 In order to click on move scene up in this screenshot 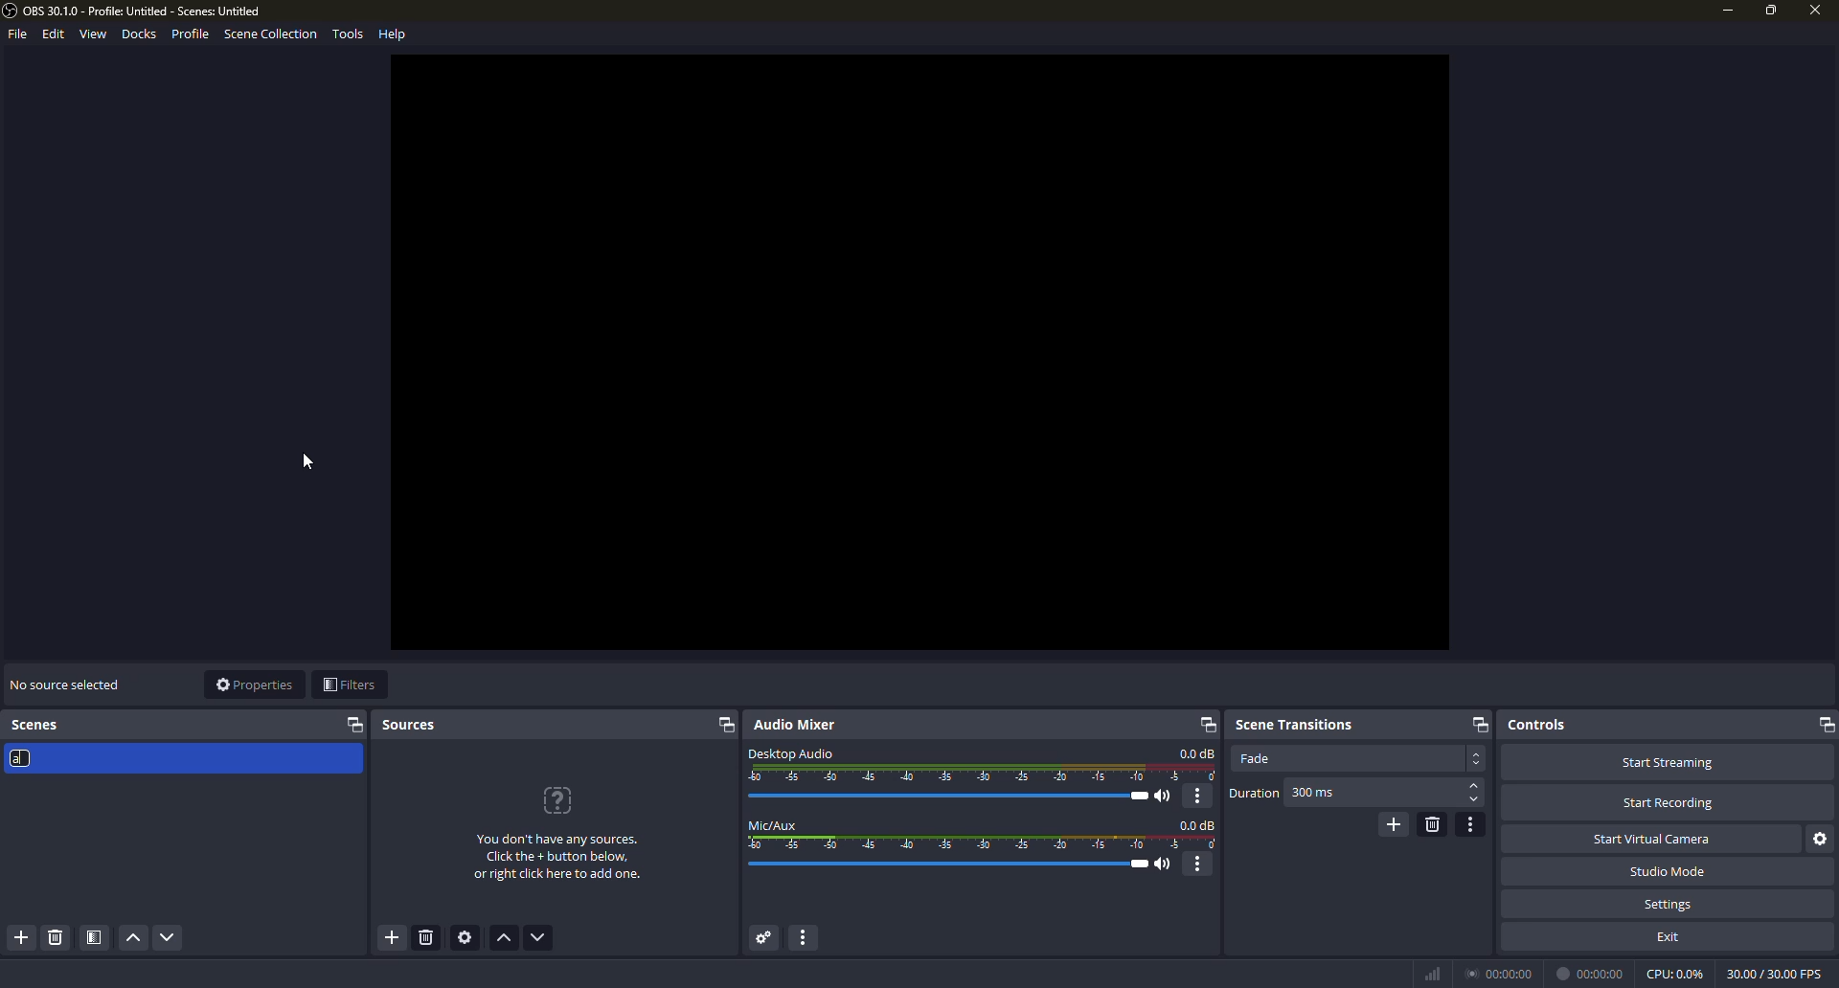, I will do `click(132, 939)`.